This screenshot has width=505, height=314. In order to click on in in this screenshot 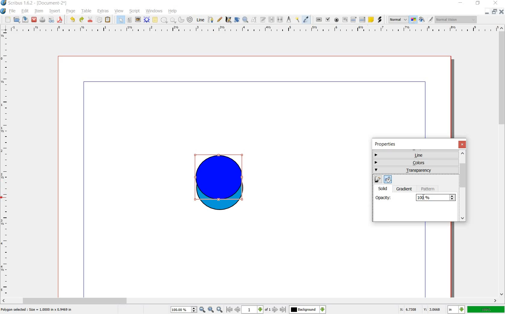, I will do `click(456, 309)`.